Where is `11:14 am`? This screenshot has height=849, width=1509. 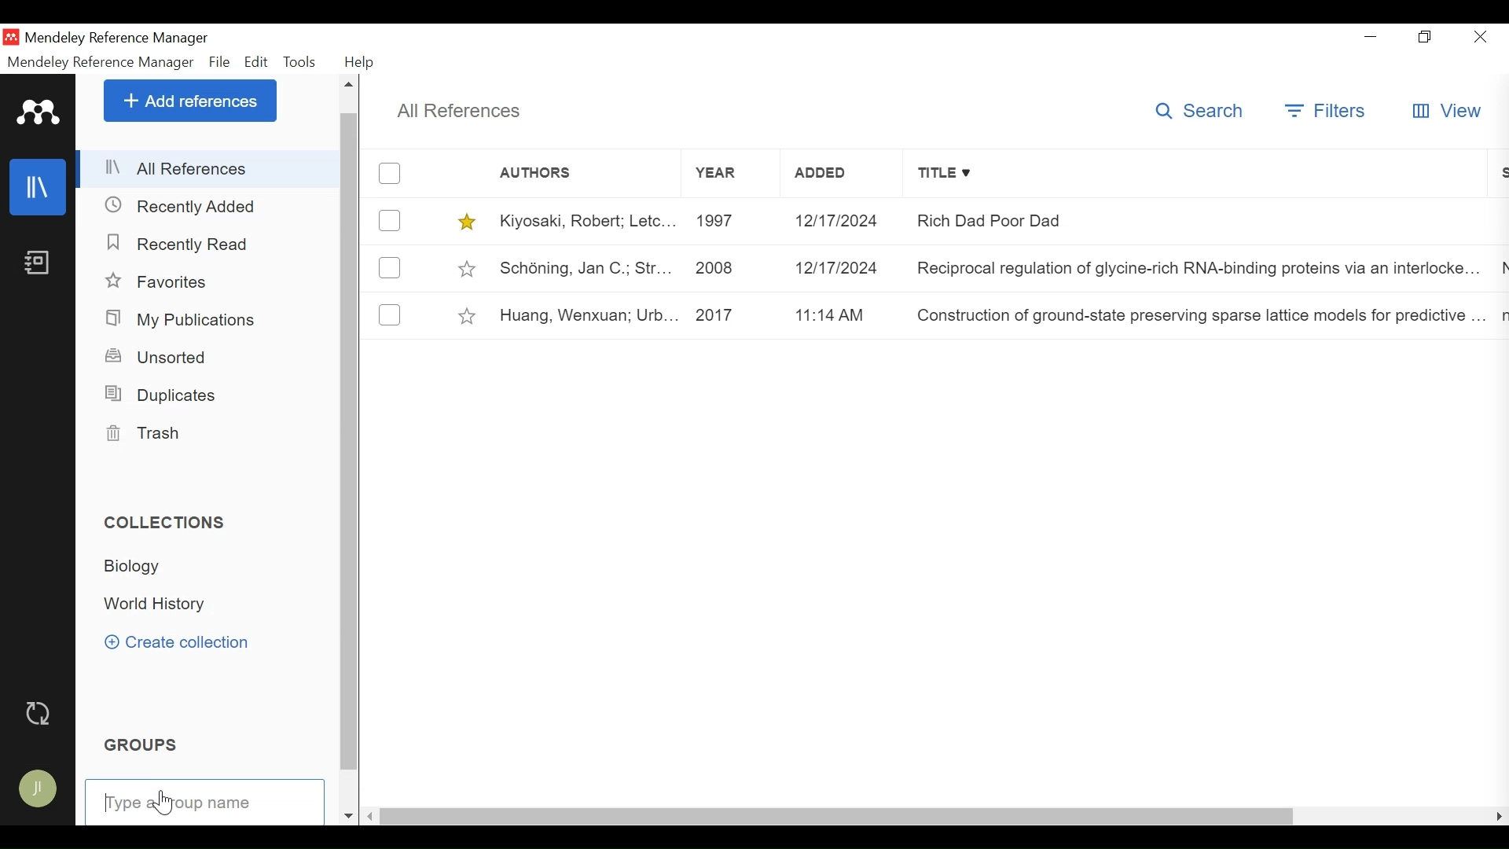
11:14 am is located at coordinates (843, 314).